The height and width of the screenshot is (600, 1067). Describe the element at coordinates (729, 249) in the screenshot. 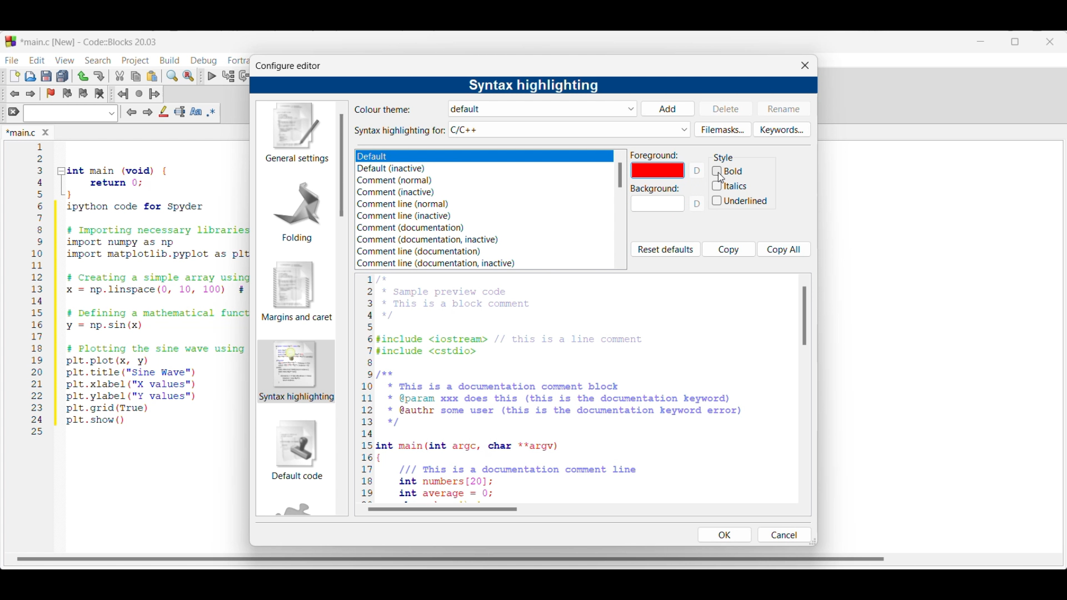

I see `Copy` at that location.